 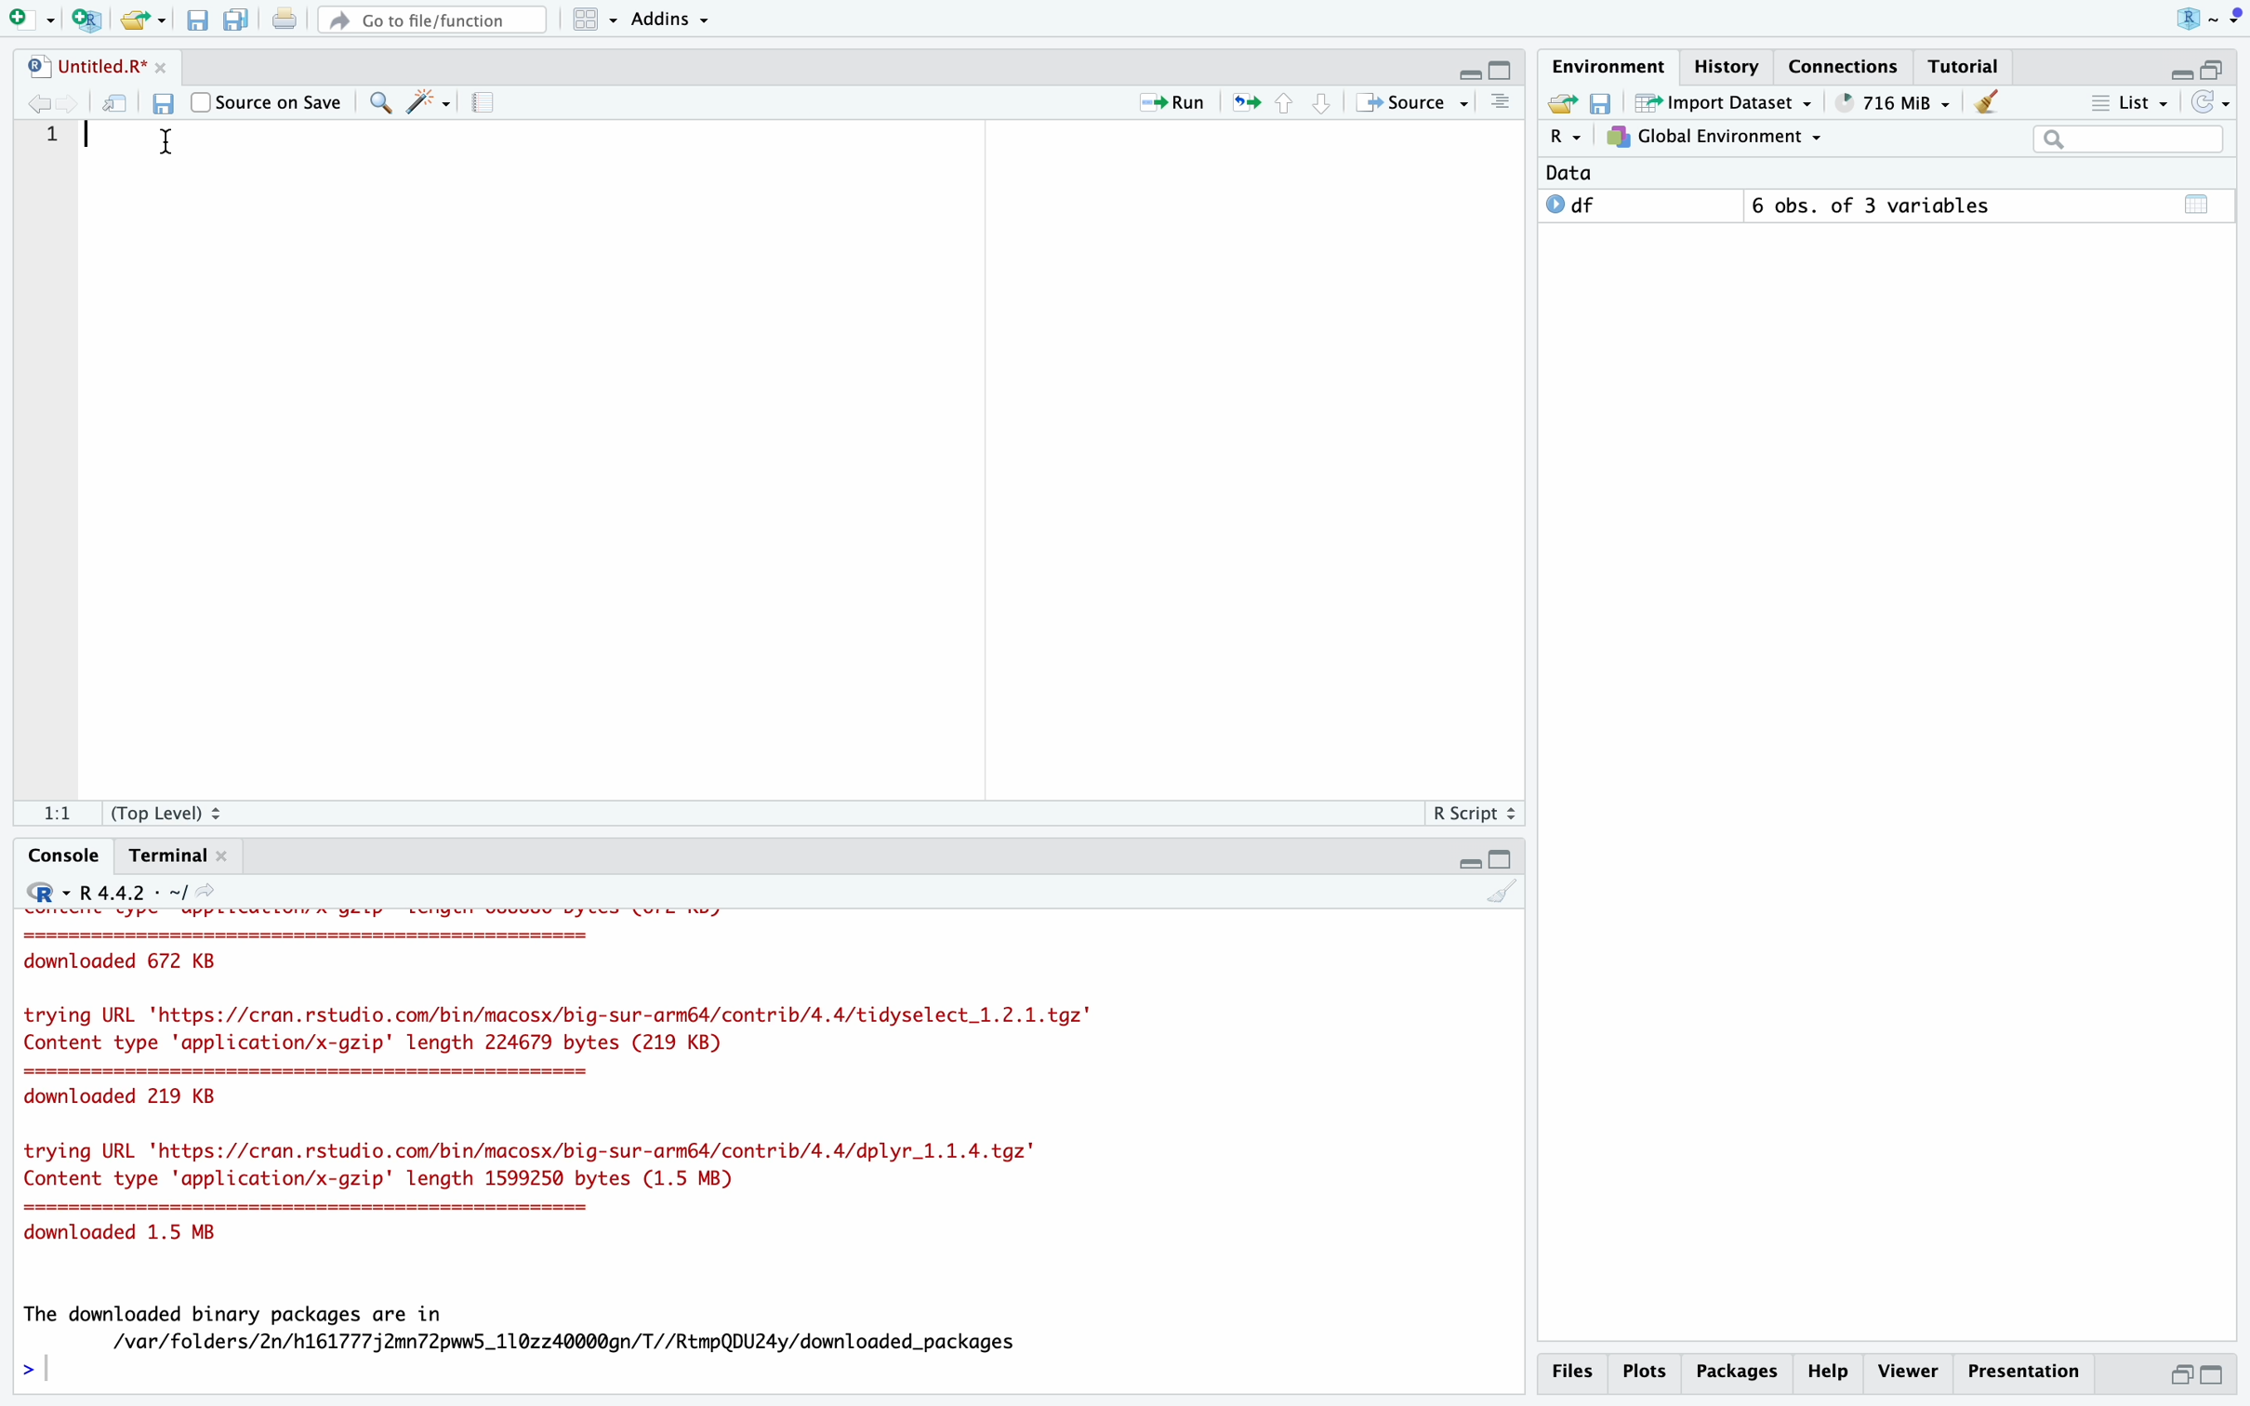 What do you see at coordinates (1648, 1373) in the screenshot?
I see `Plots` at bounding box center [1648, 1373].